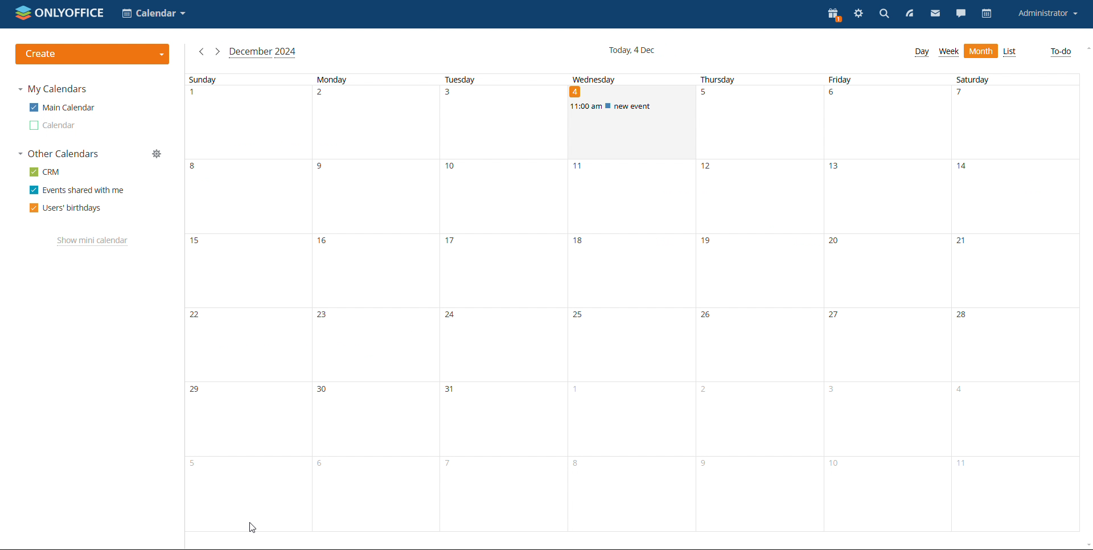 The width and height of the screenshot is (1093, 550). I want to click on next month, so click(217, 52).